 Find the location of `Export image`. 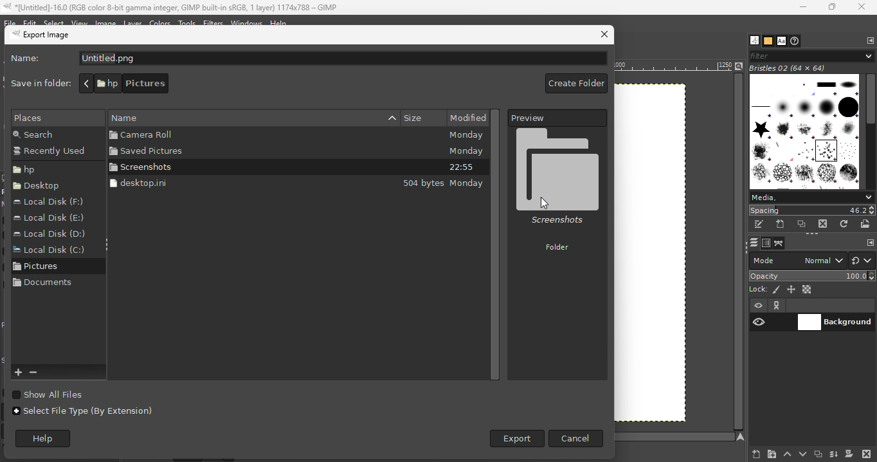

Export image is located at coordinates (61, 37).